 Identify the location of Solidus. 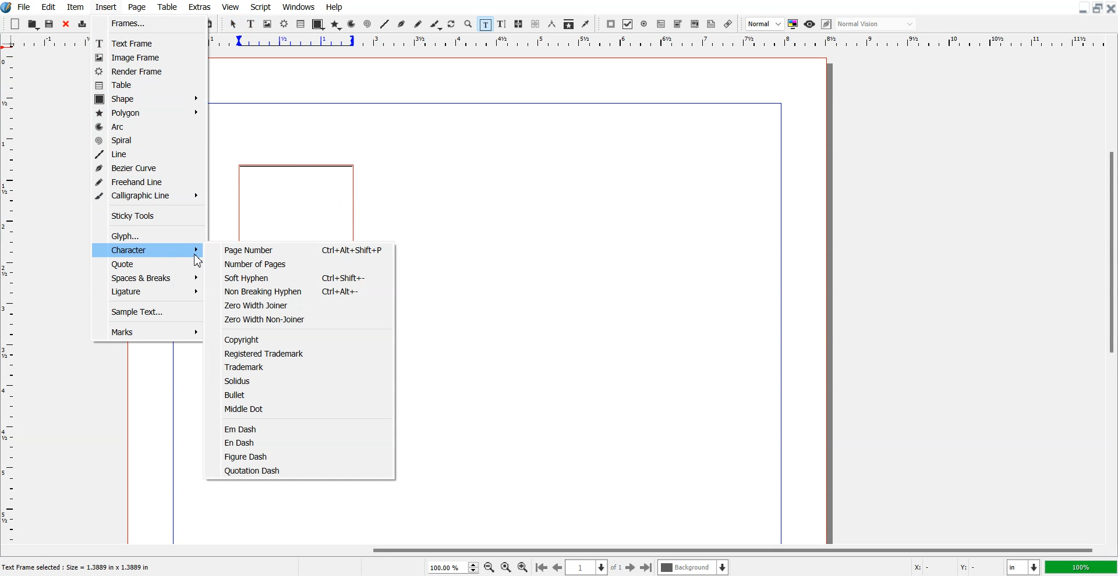
(304, 381).